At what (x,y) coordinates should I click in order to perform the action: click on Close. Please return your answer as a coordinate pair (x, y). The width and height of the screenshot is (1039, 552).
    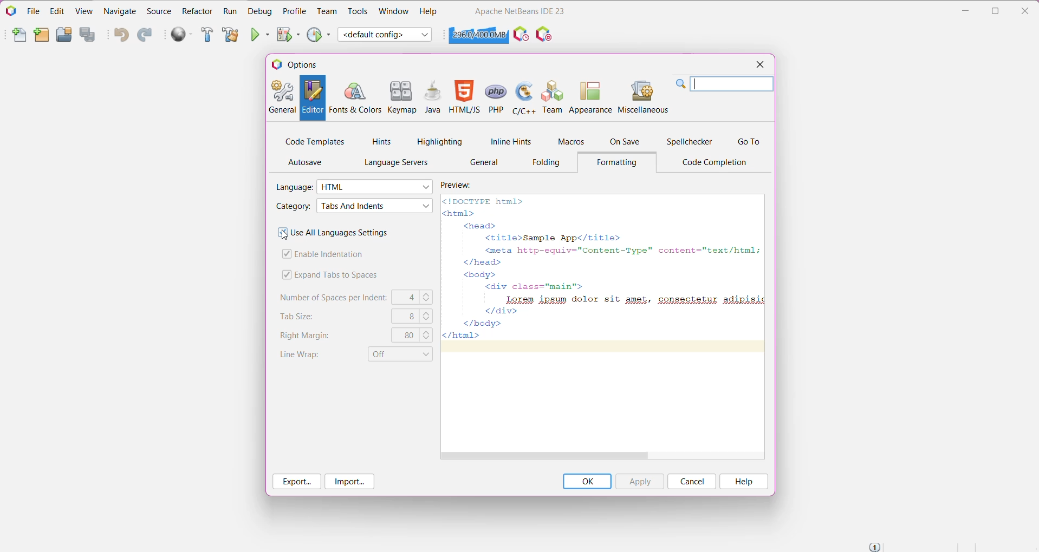
    Looking at the image, I should click on (758, 65).